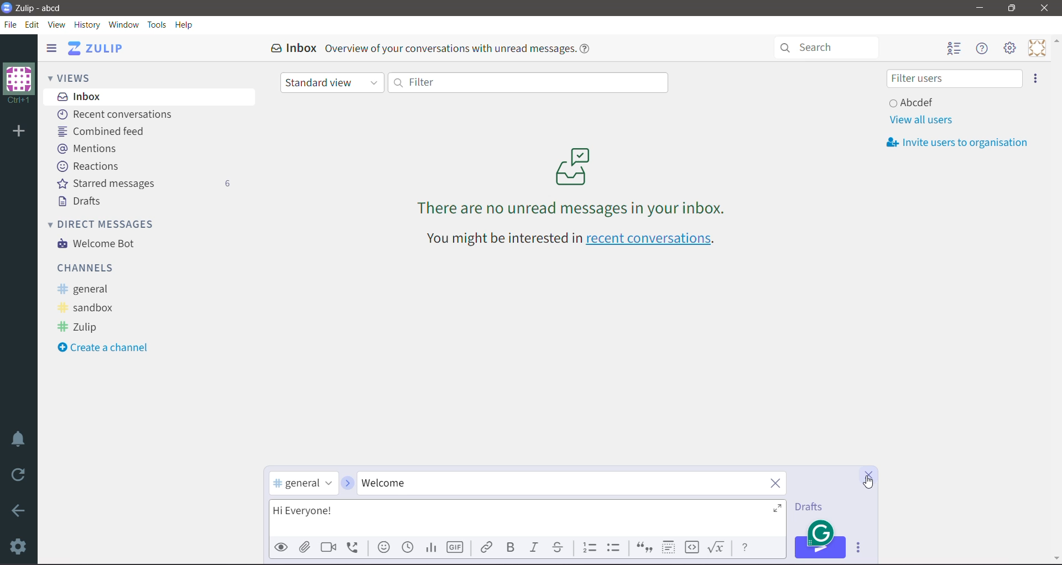 The width and height of the screenshot is (1062, 565). I want to click on View all users, so click(920, 120).